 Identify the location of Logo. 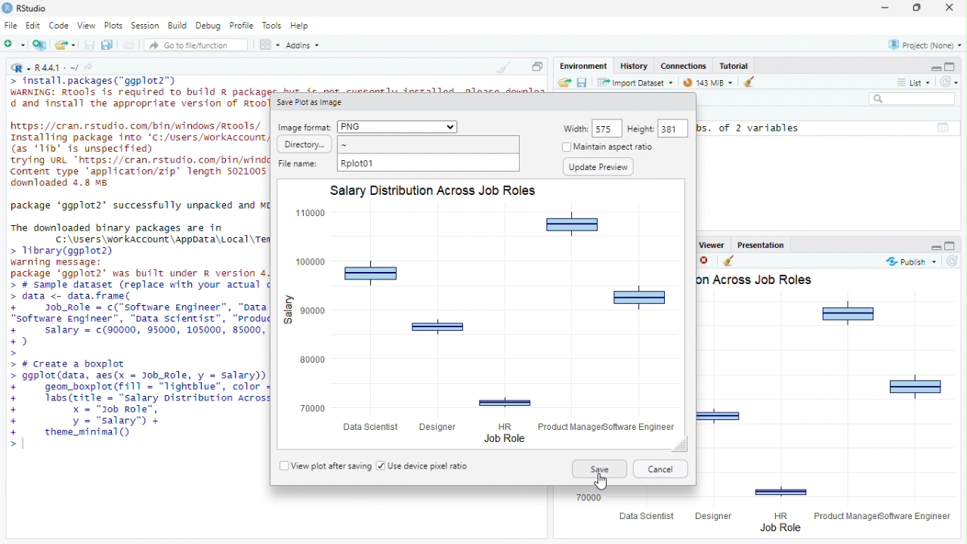
(8, 8).